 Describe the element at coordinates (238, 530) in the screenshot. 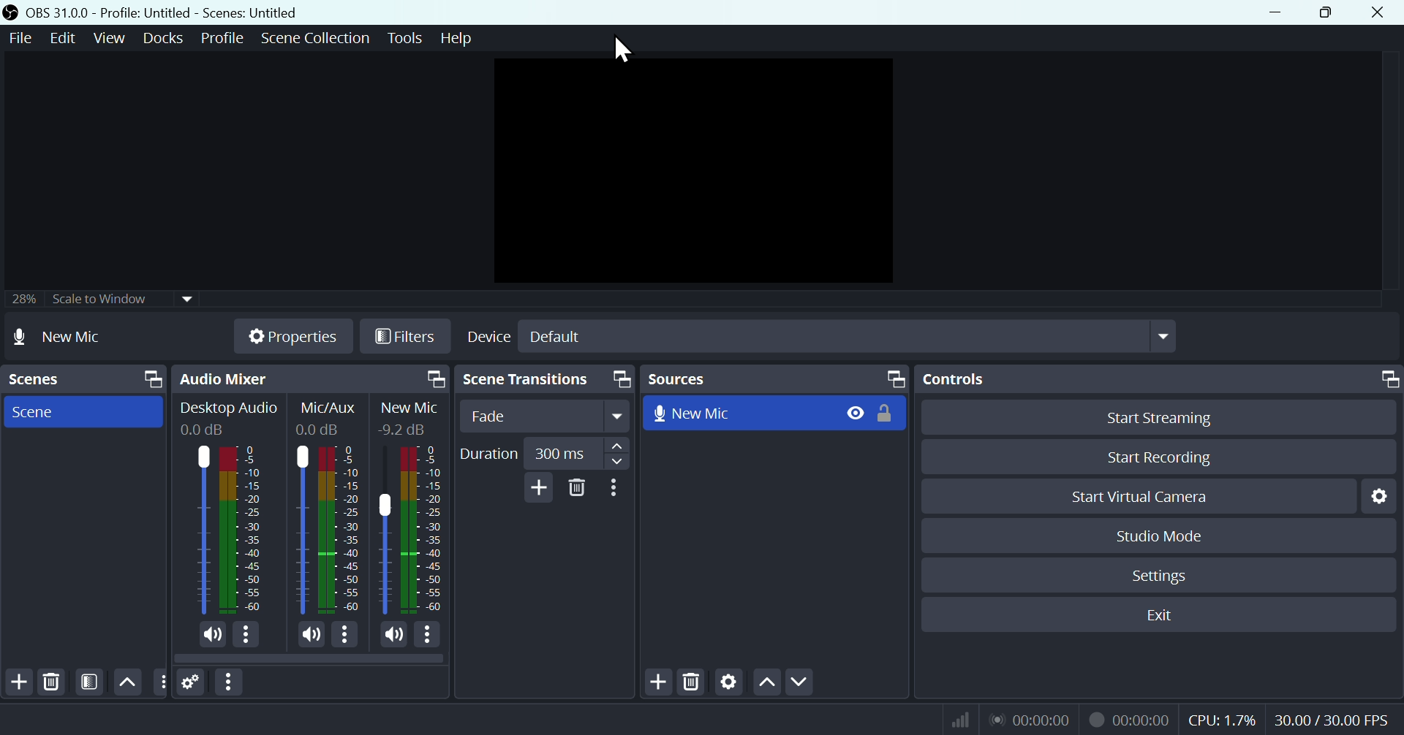

I see `Desktop Audio bar` at that location.